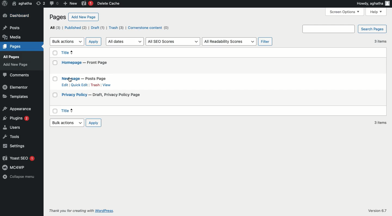  Describe the element at coordinates (11, 137) in the screenshot. I see `Tools` at that location.